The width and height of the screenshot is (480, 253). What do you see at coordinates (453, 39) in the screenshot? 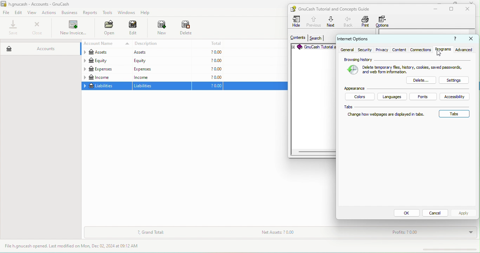
I see `?` at bounding box center [453, 39].